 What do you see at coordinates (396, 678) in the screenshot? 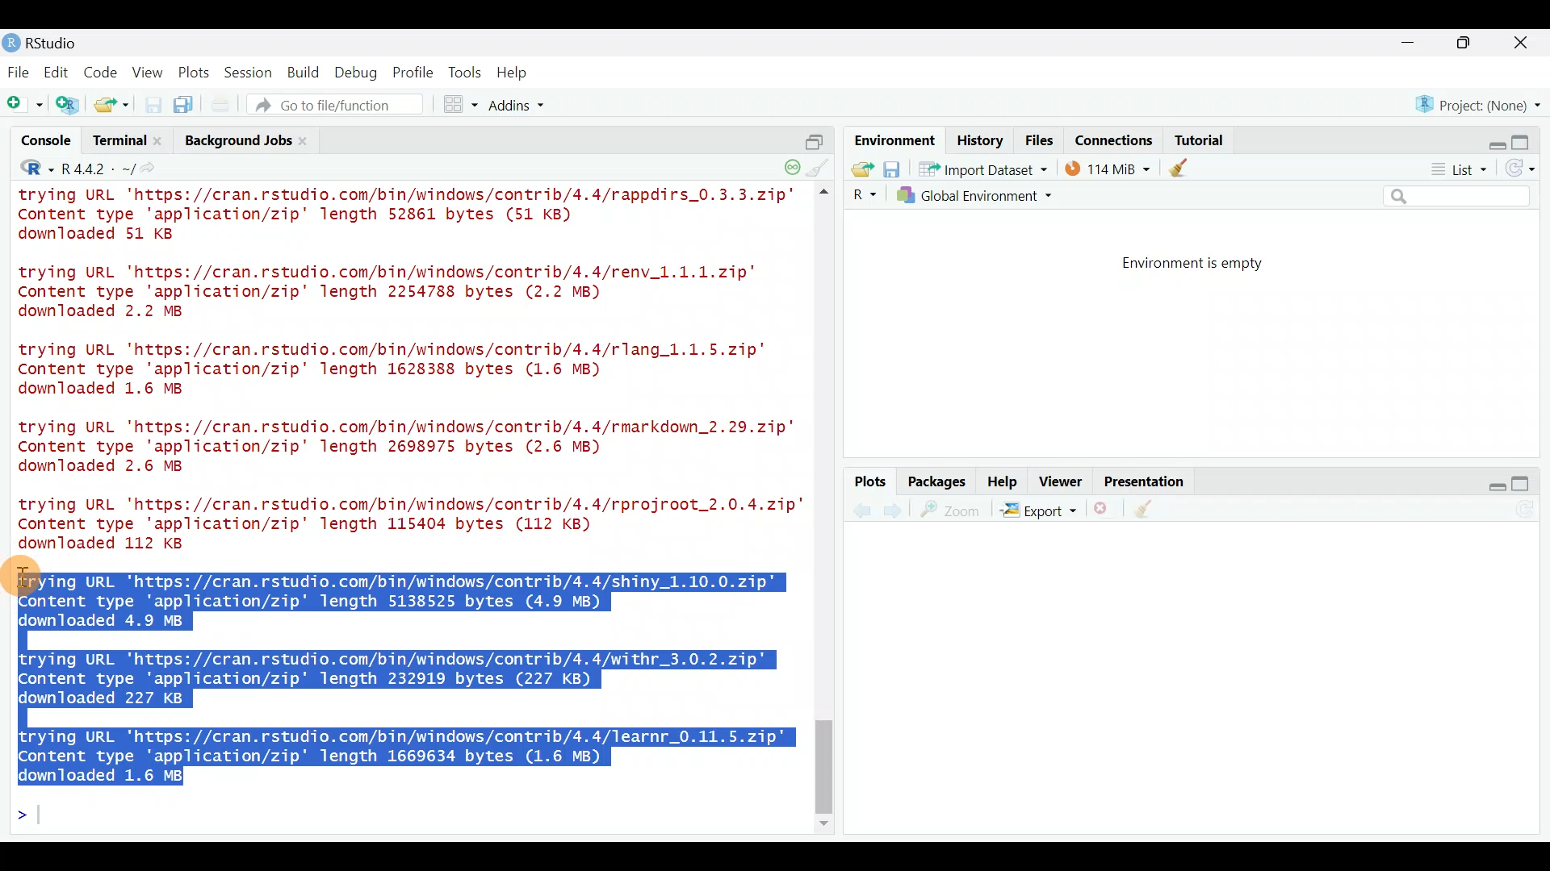
I see `trying URL 'https://cran.rstudio.com/bin/windows/contrib/4.4/withr_3.0.2.zip"
Content type 'application/zip' length 232919 bytes (227 KB)
downloaded 227 KB` at bounding box center [396, 678].